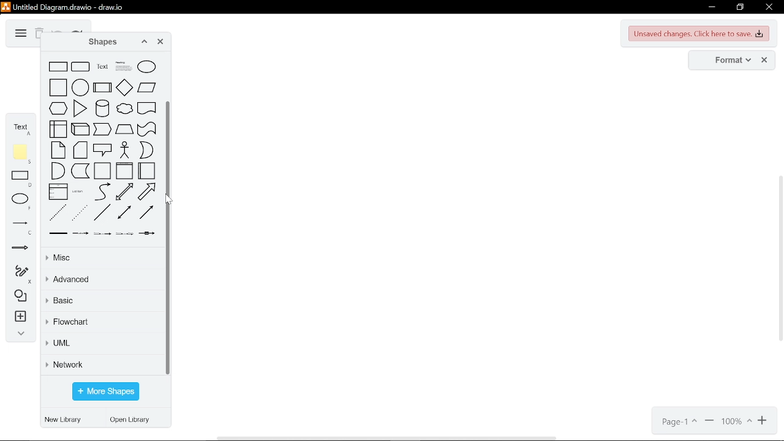  What do you see at coordinates (124, 87) in the screenshot?
I see `diamond` at bounding box center [124, 87].